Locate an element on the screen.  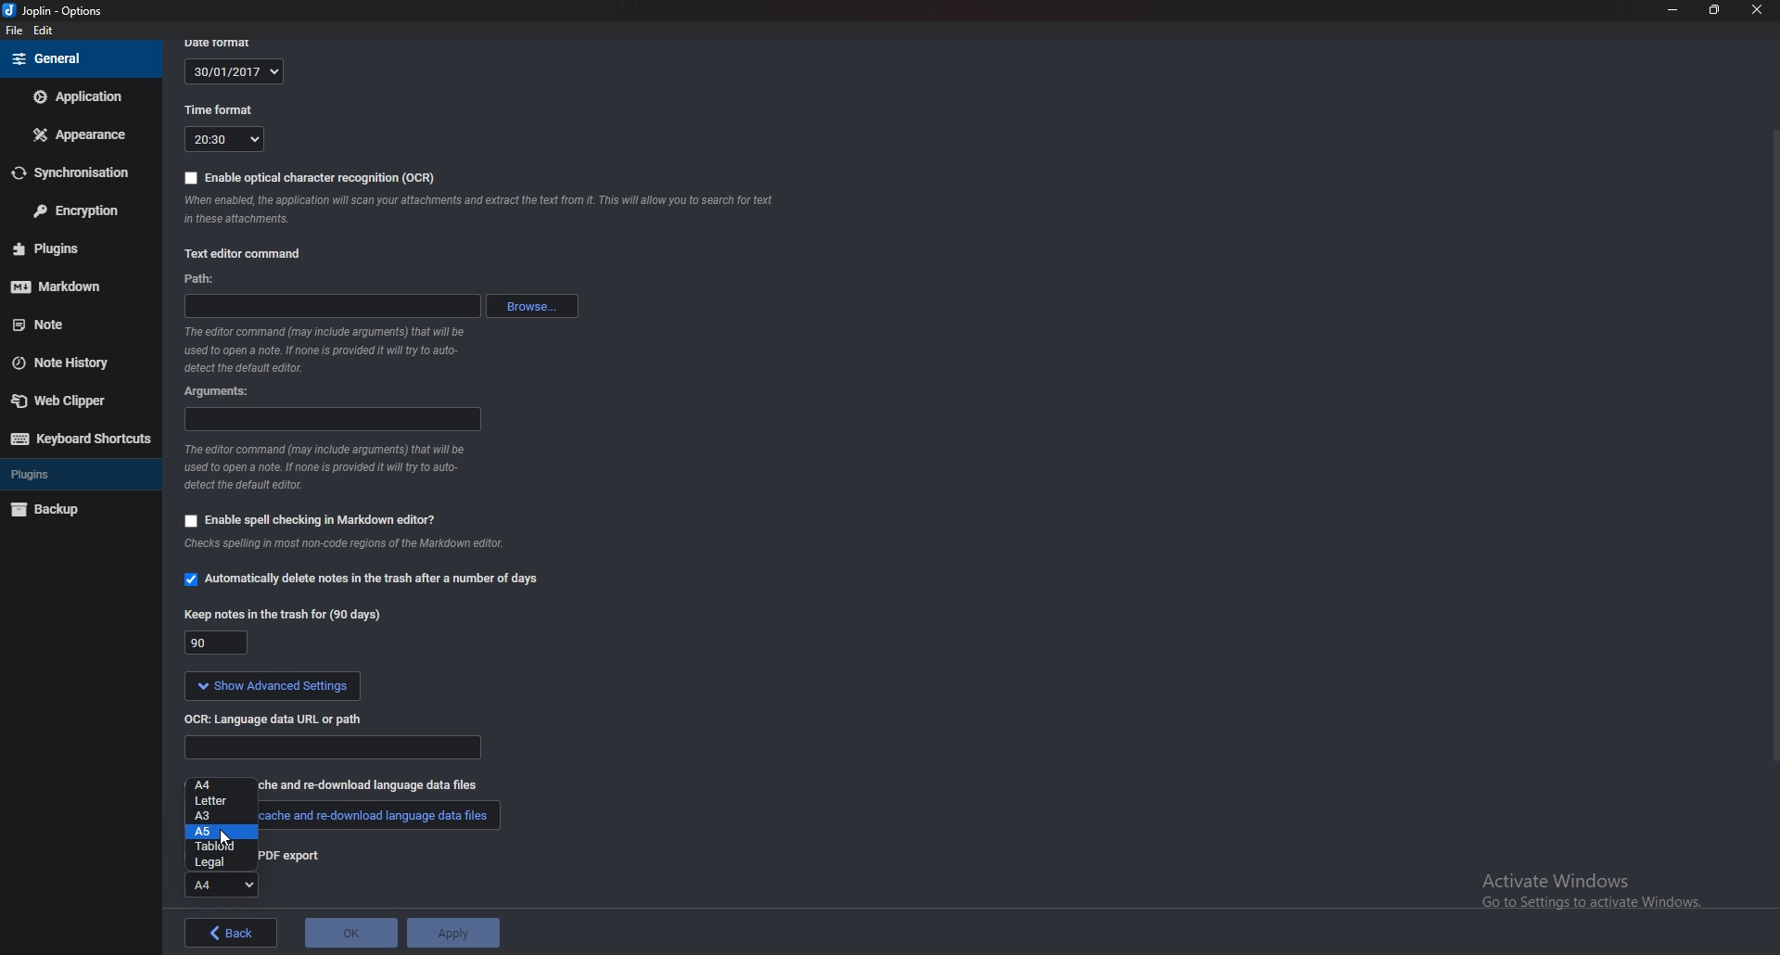
back is located at coordinates (230, 933).